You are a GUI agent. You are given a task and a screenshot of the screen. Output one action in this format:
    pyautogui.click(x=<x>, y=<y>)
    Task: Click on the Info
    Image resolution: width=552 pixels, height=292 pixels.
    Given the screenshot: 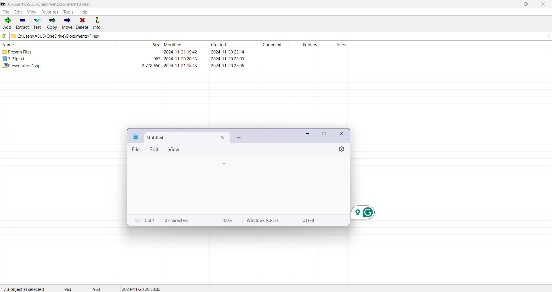 What is the action you would take?
    pyautogui.click(x=99, y=23)
    